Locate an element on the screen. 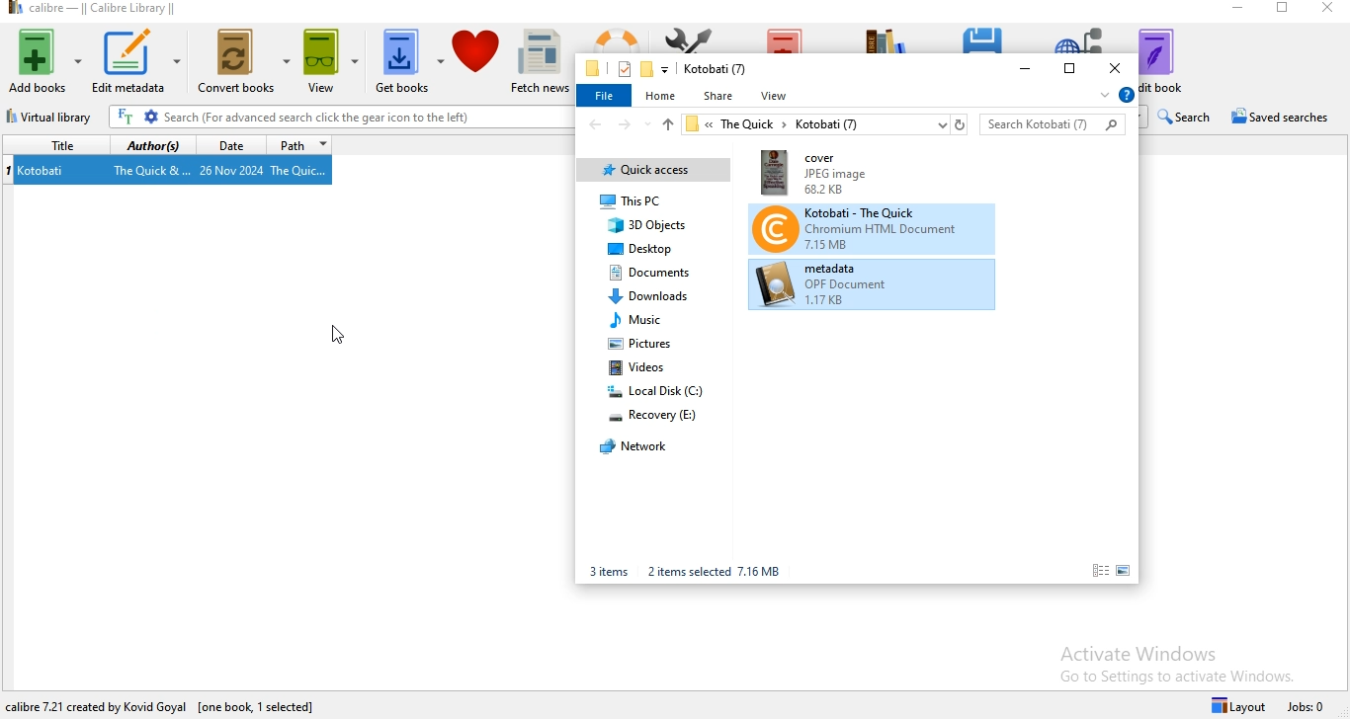  forward is located at coordinates (625, 124).